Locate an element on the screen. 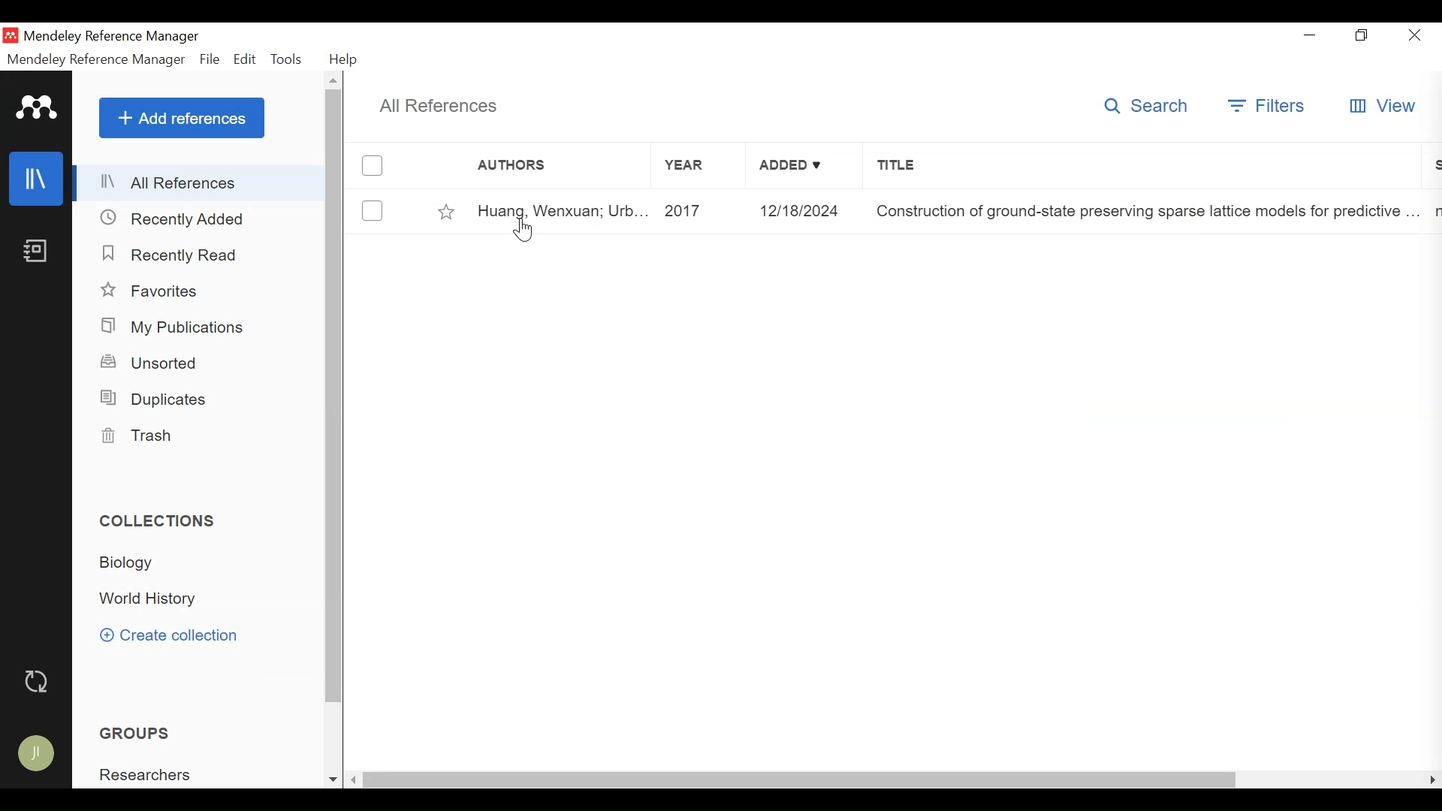 The image size is (1442, 811). Horizontal Scroll bar is located at coordinates (801, 781).